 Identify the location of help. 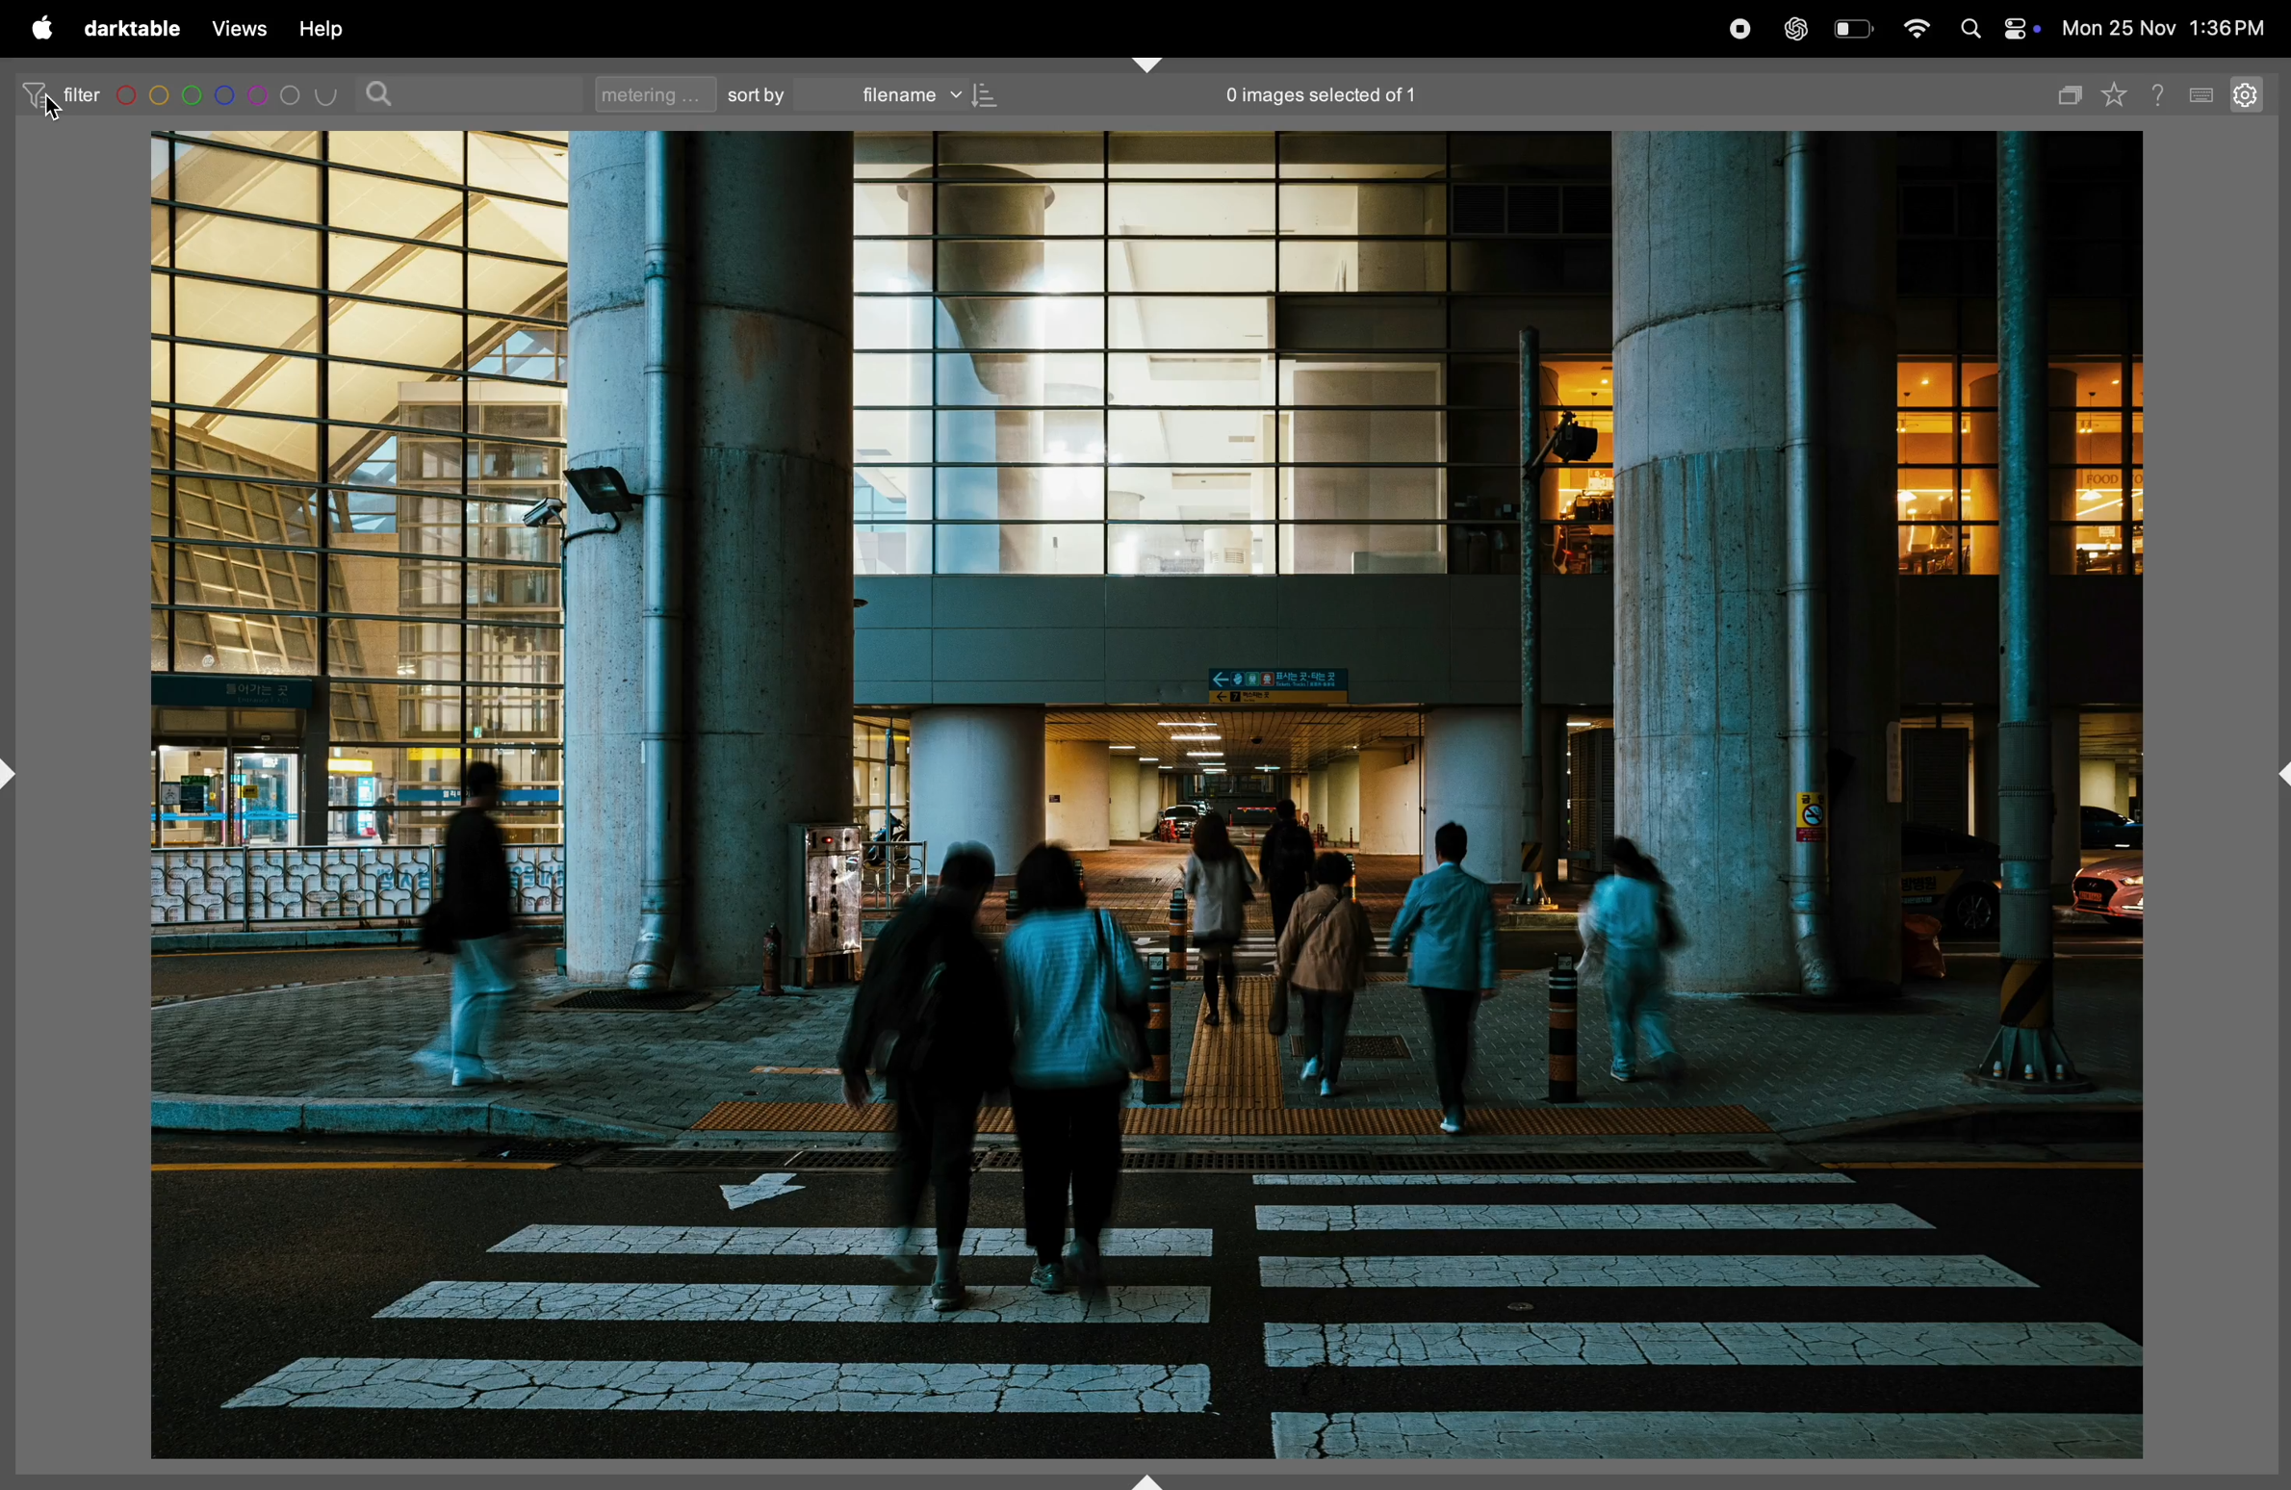
(337, 28).